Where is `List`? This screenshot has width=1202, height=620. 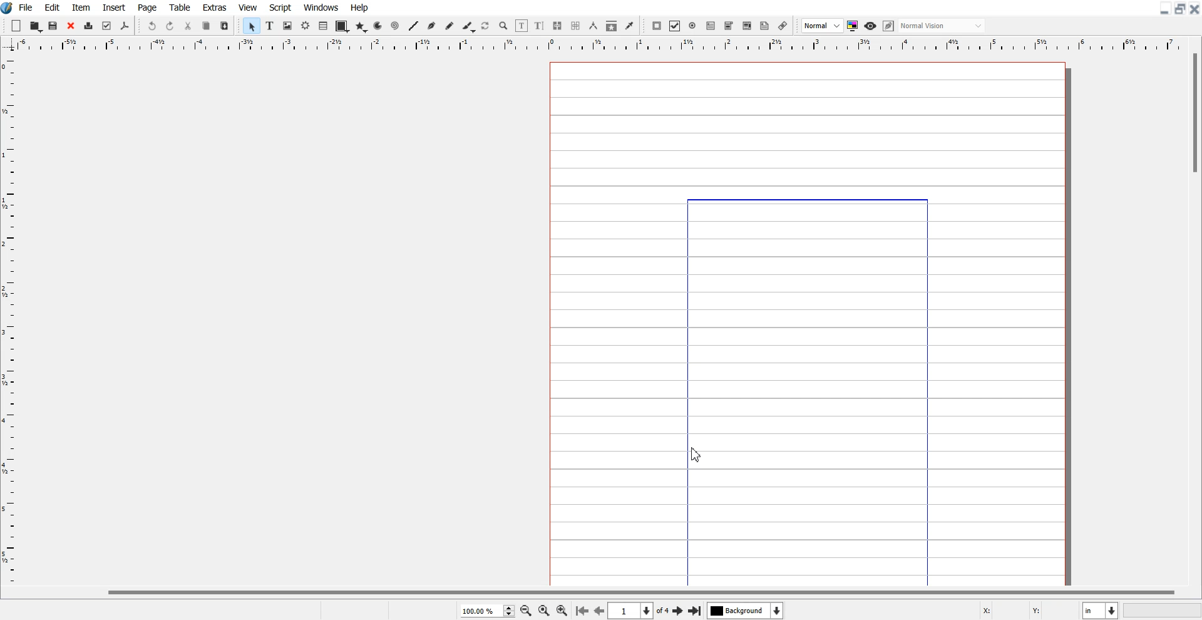
List is located at coordinates (324, 25).